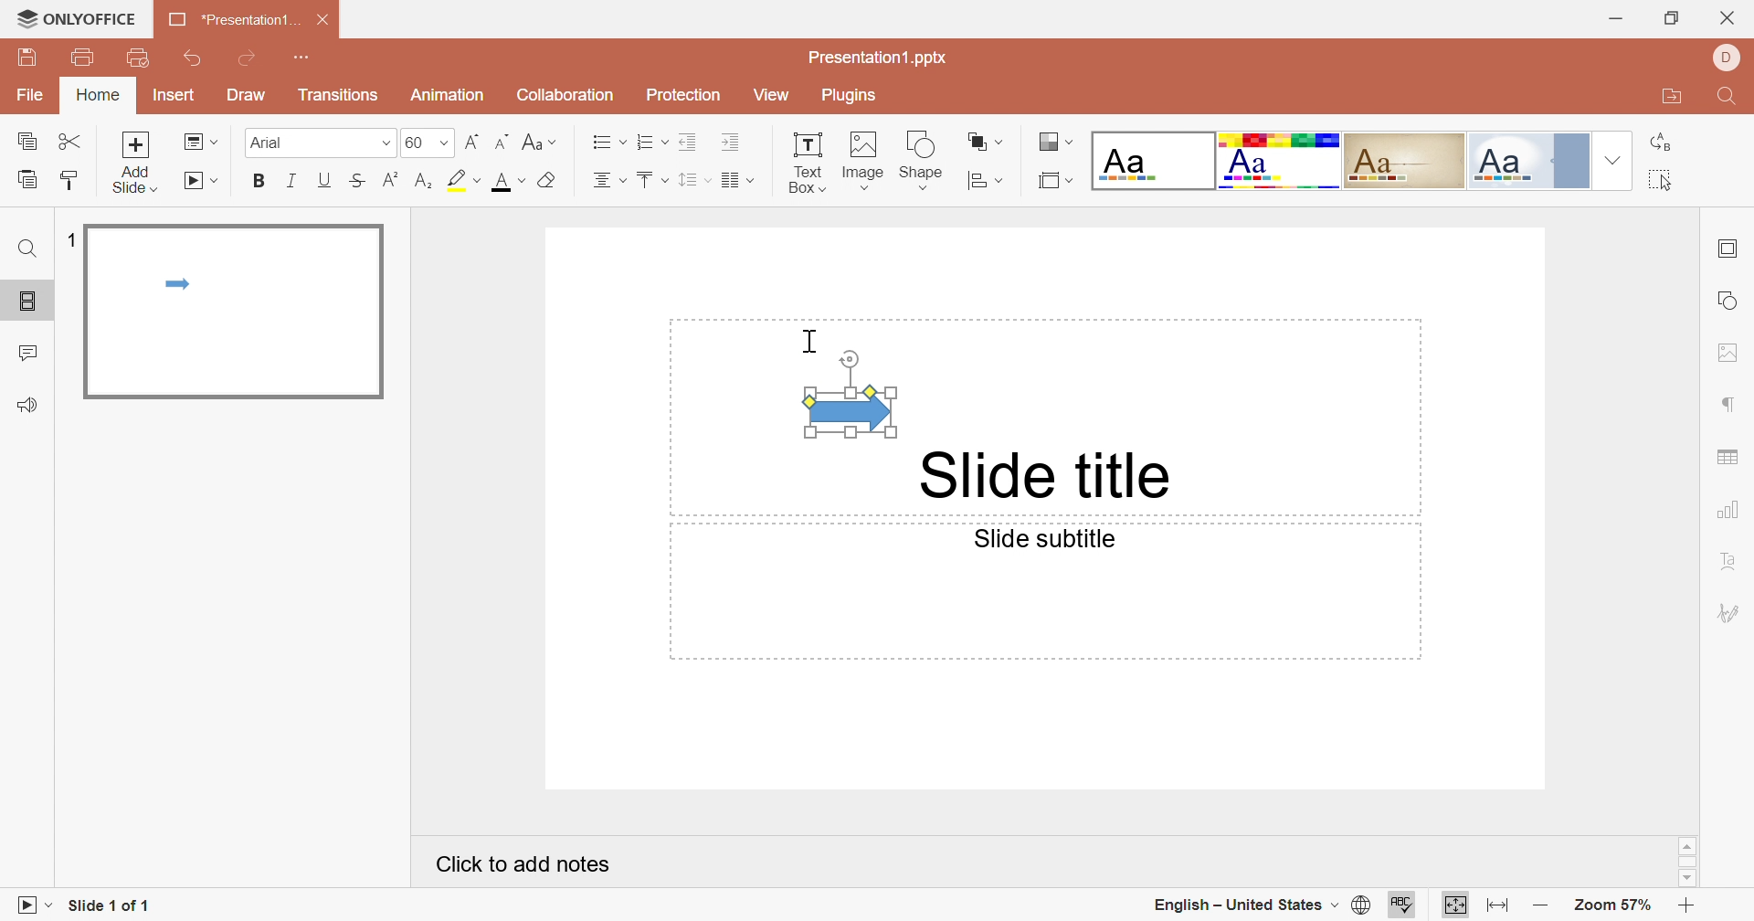 Image resolution: width=1754 pixels, height=921 pixels. Describe the element at coordinates (808, 343) in the screenshot. I see `Curosr` at that location.